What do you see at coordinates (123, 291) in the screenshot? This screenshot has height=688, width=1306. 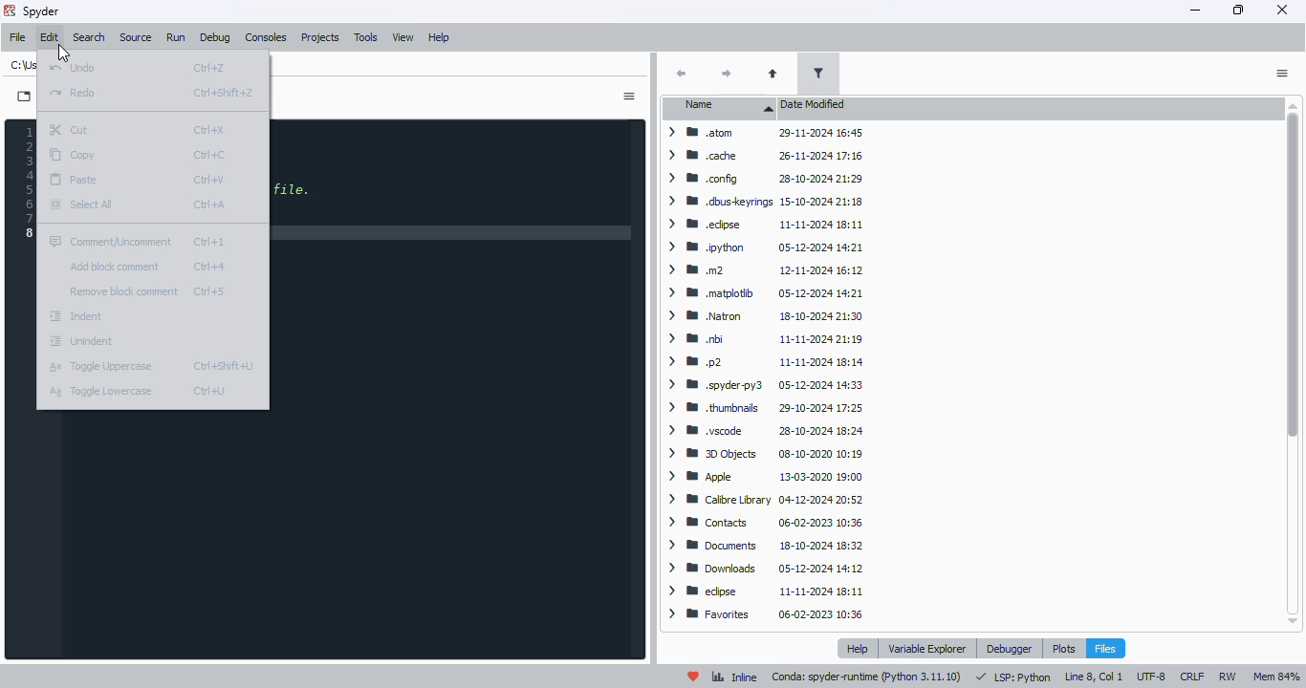 I see `remove block comment` at bounding box center [123, 291].